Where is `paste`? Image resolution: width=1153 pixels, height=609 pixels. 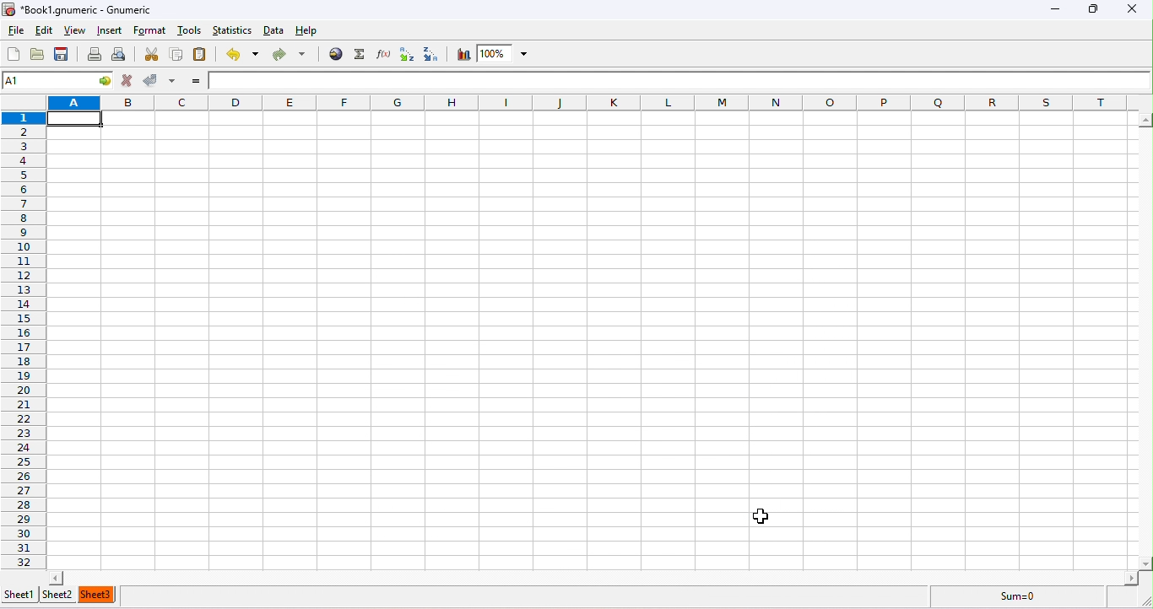
paste is located at coordinates (203, 57).